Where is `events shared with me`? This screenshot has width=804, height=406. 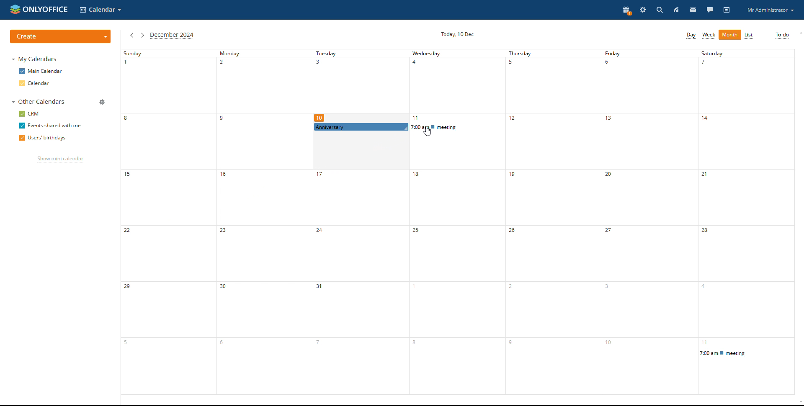 events shared with me is located at coordinates (49, 126).